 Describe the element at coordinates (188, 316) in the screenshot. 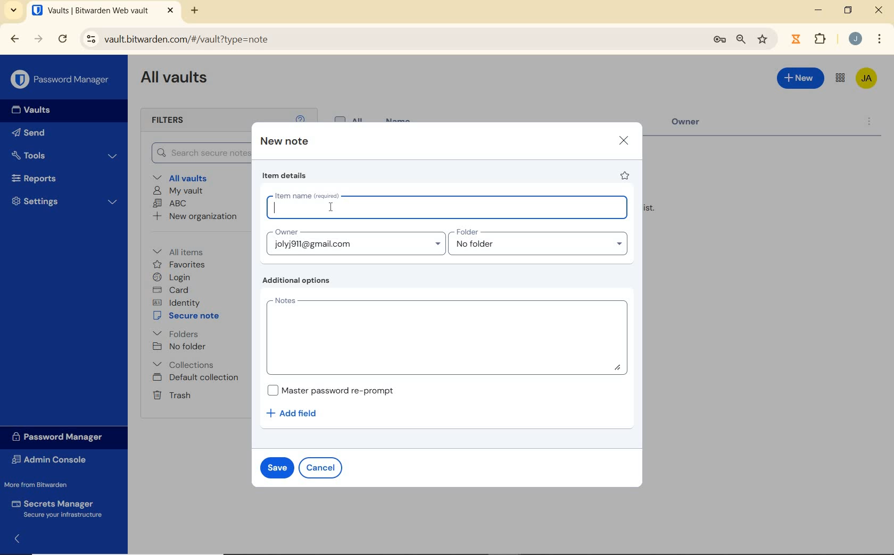

I see `secure note` at that location.